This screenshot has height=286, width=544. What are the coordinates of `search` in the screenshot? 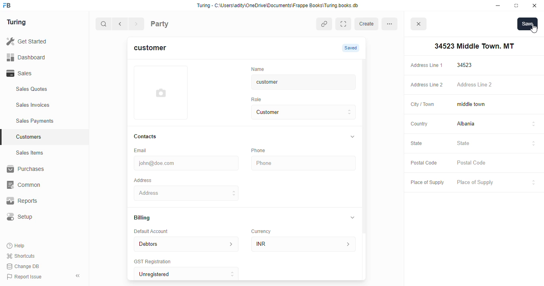 It's located at (104, 25).